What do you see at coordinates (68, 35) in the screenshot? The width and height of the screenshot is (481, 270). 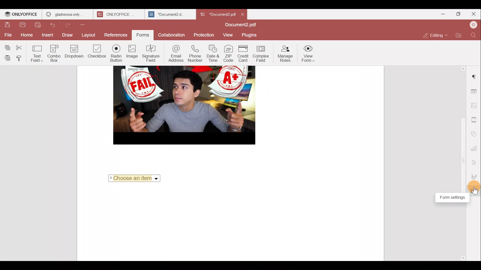 I see `Draw` at bounding box center [68, 35].